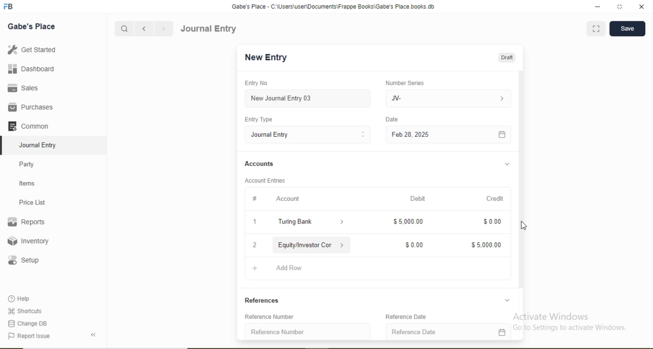  I want to click on Reports, so click(26, 222).